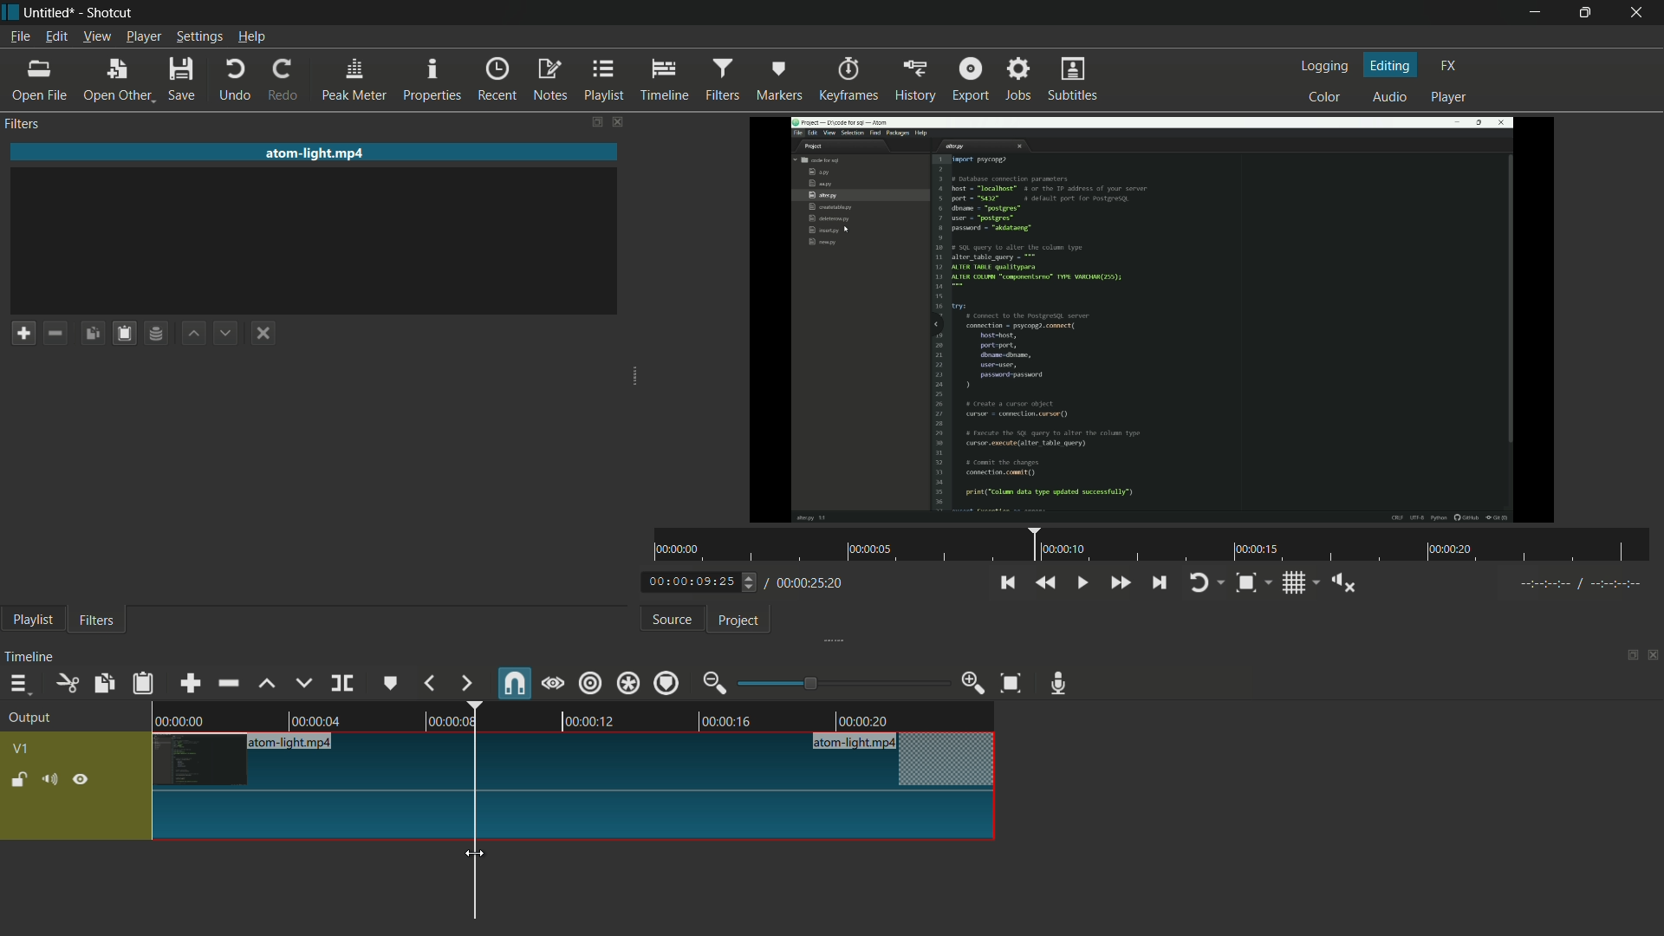 This screenshot has width=1664, height=936. What do you see at coordinates (1254, 582) in the screenshot?
I see `zoom timeline to fit` at bounding box center [1254, 582].